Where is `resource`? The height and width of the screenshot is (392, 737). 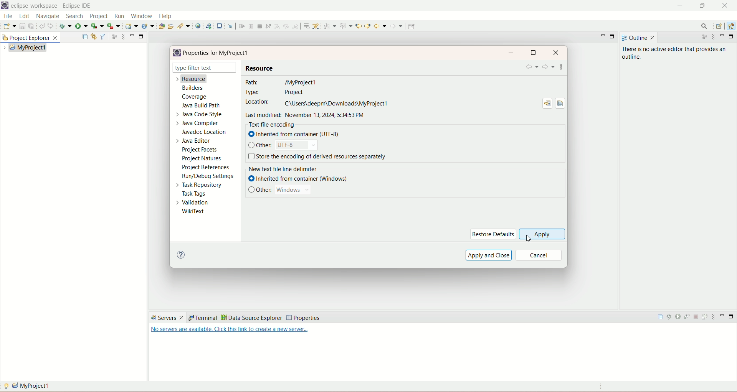 resource is located at coordinates (259, 68).